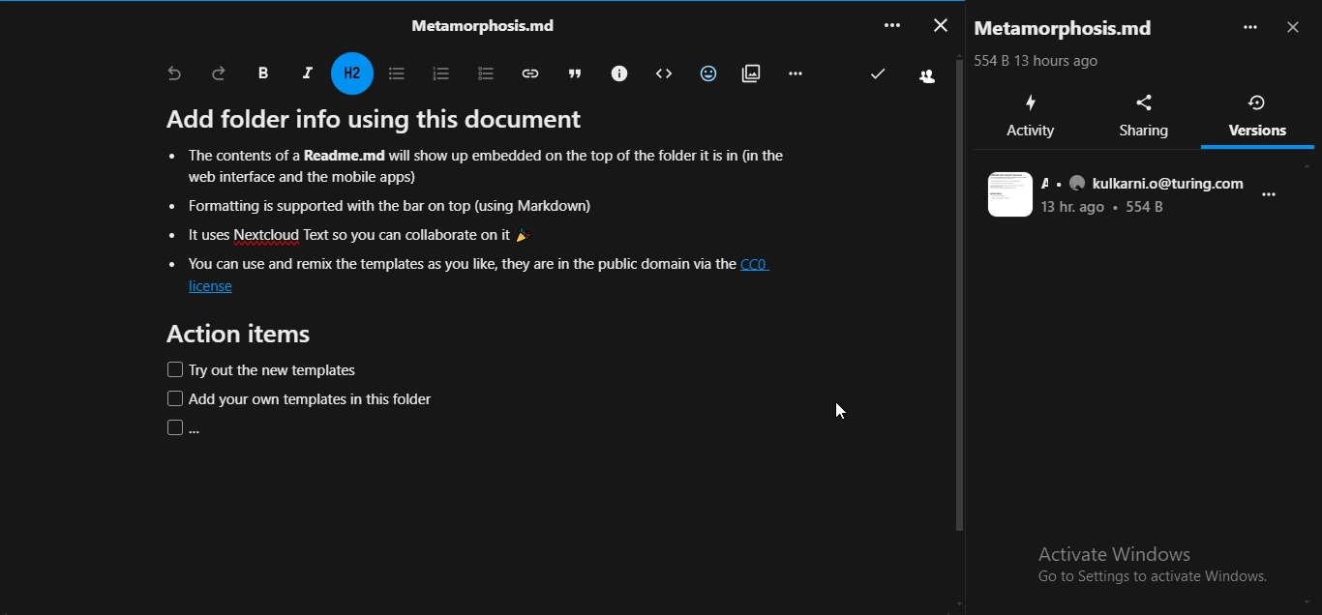  What do you see at coordinates (659, 73) in the screenshot?
I see `block` at bounding box center [659, 73].